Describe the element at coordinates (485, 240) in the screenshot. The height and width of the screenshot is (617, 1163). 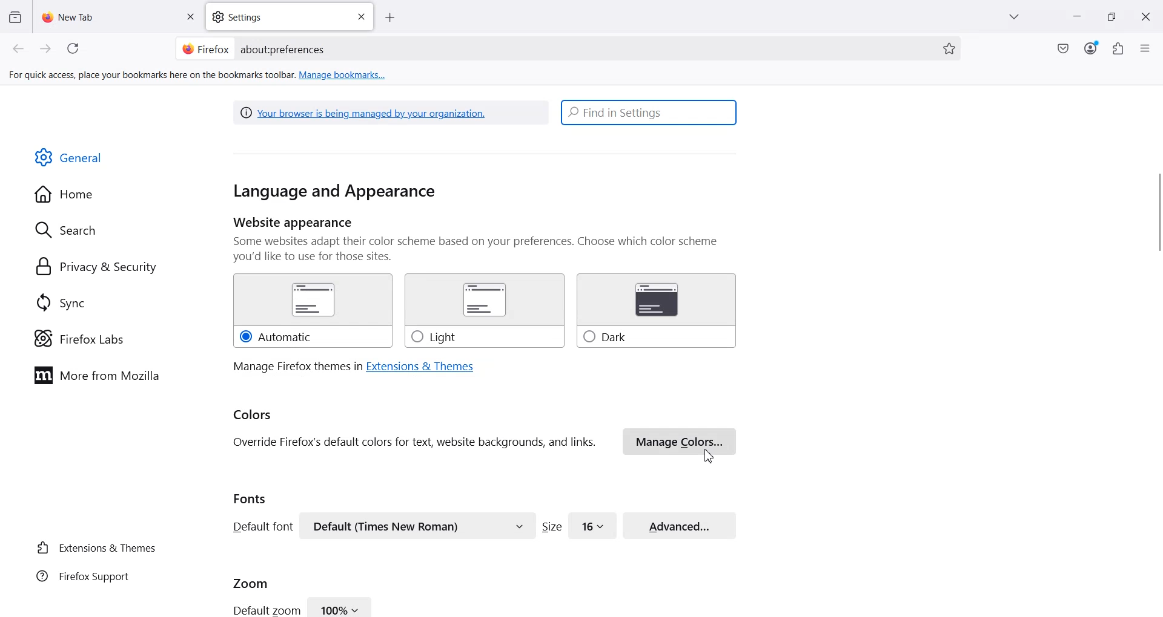
I see `Website appearance
Some websites adapt their color scheme based on your preferences. Choose which color scheme
you'd like to use for those sites.` at that location.